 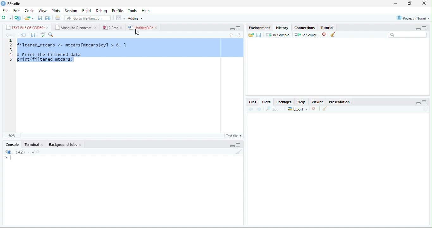 What do you see at coordinates (267, 102) in the screenshot?
I see `Plots` at bounding box center [267, 102].